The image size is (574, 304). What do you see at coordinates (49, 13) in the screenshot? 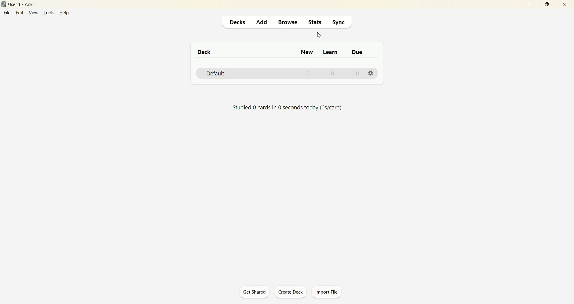
I see `tools` at bounding box center [49, 13].